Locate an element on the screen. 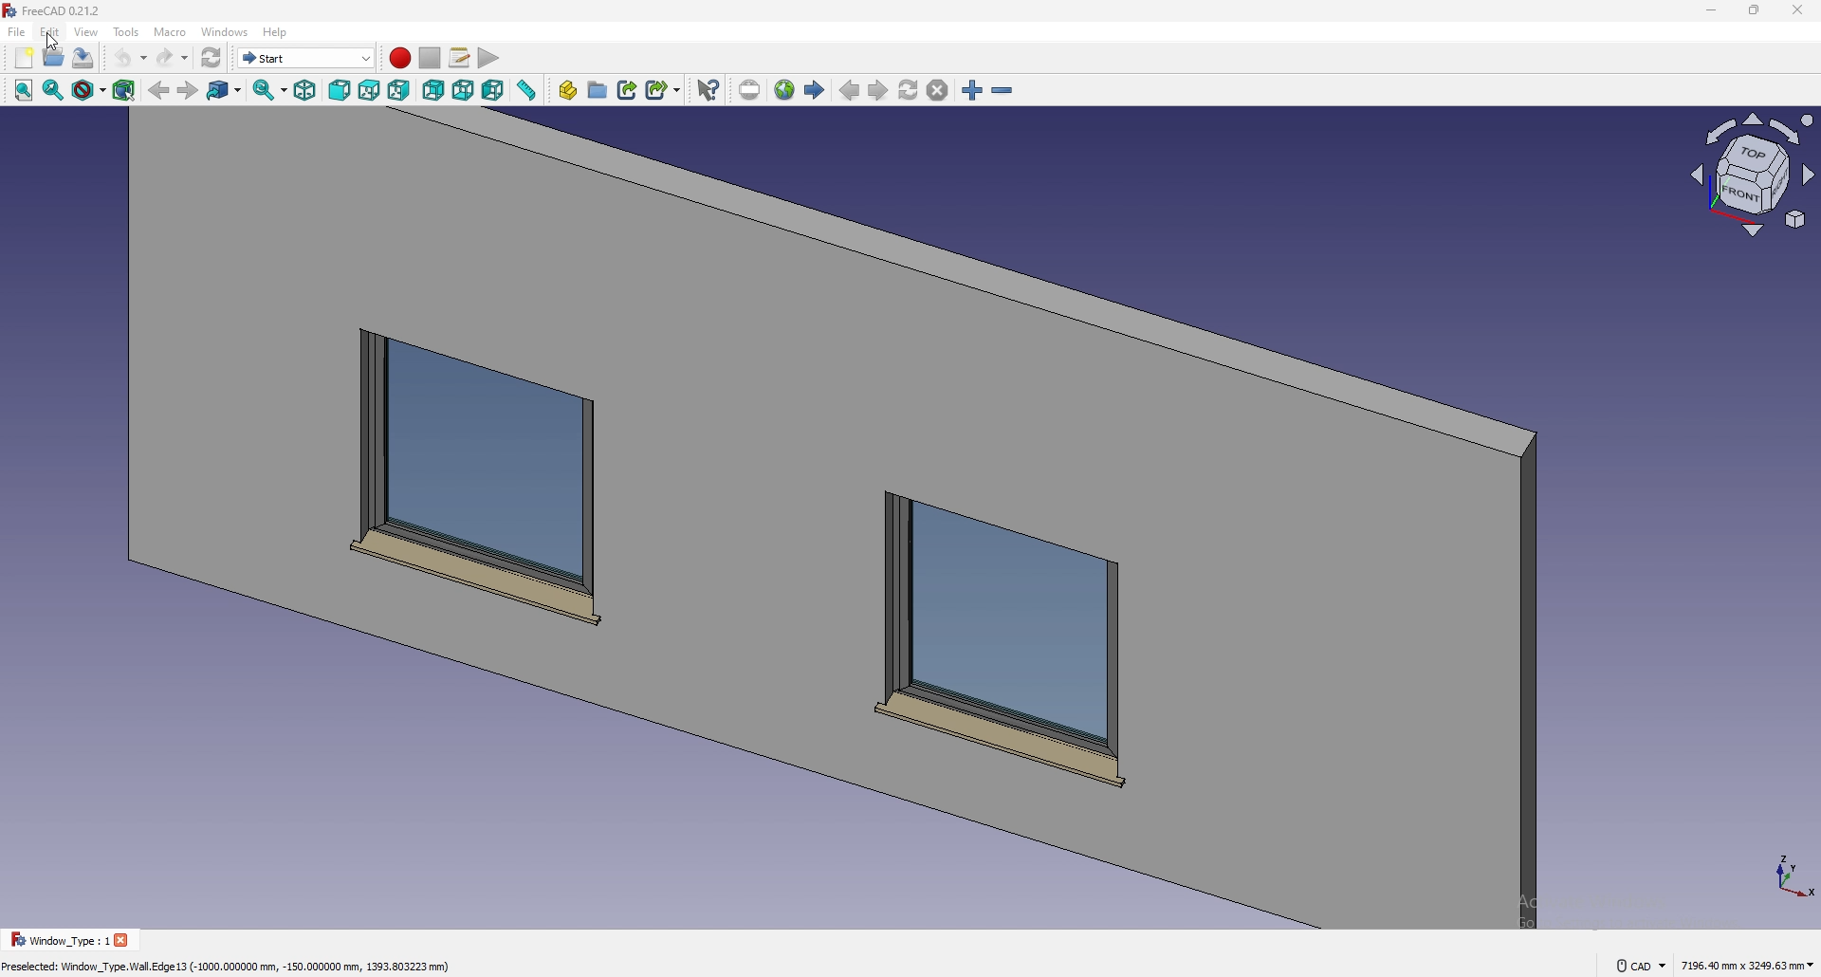  next page is located at coordinates (878, 92).